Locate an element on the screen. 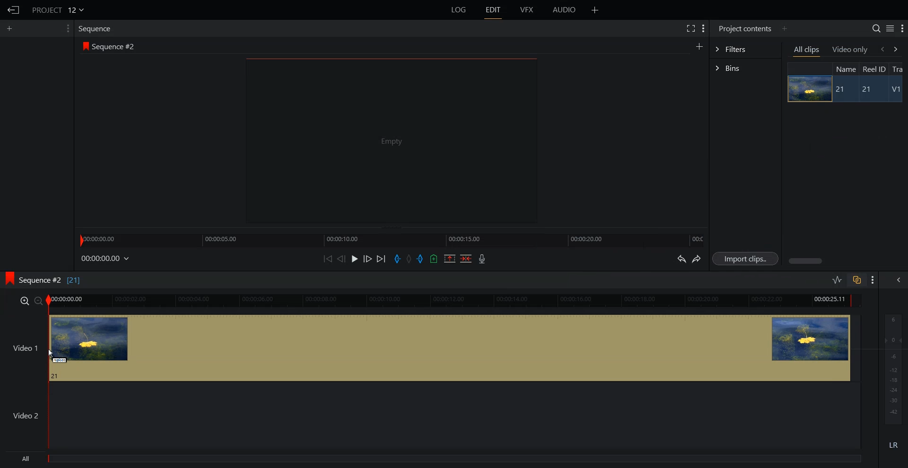  Project contents is located at coordinates (745, 28).